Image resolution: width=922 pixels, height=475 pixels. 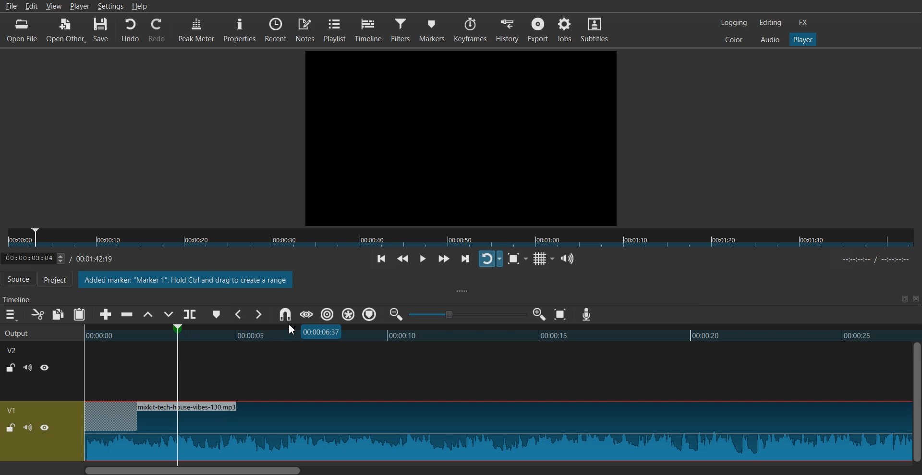 I want to click on Source, so click(x=18, y=280).